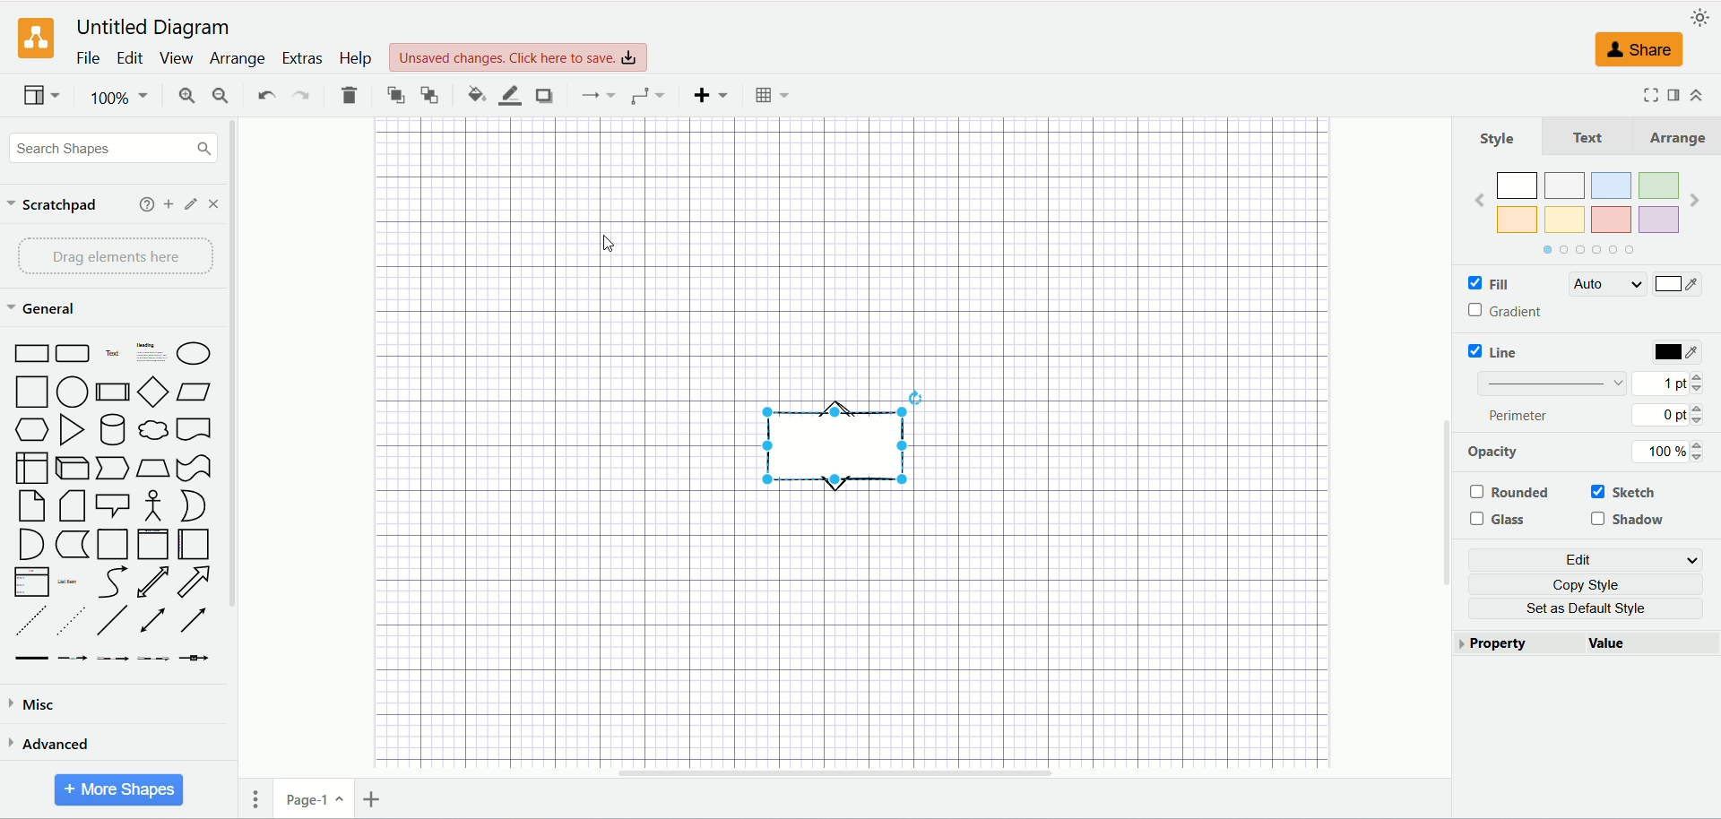 The image size is (1721, 819). What do you see at coordinates (264, 96) in the screenshot?
I see `undo` at bounding box center [264, 96].